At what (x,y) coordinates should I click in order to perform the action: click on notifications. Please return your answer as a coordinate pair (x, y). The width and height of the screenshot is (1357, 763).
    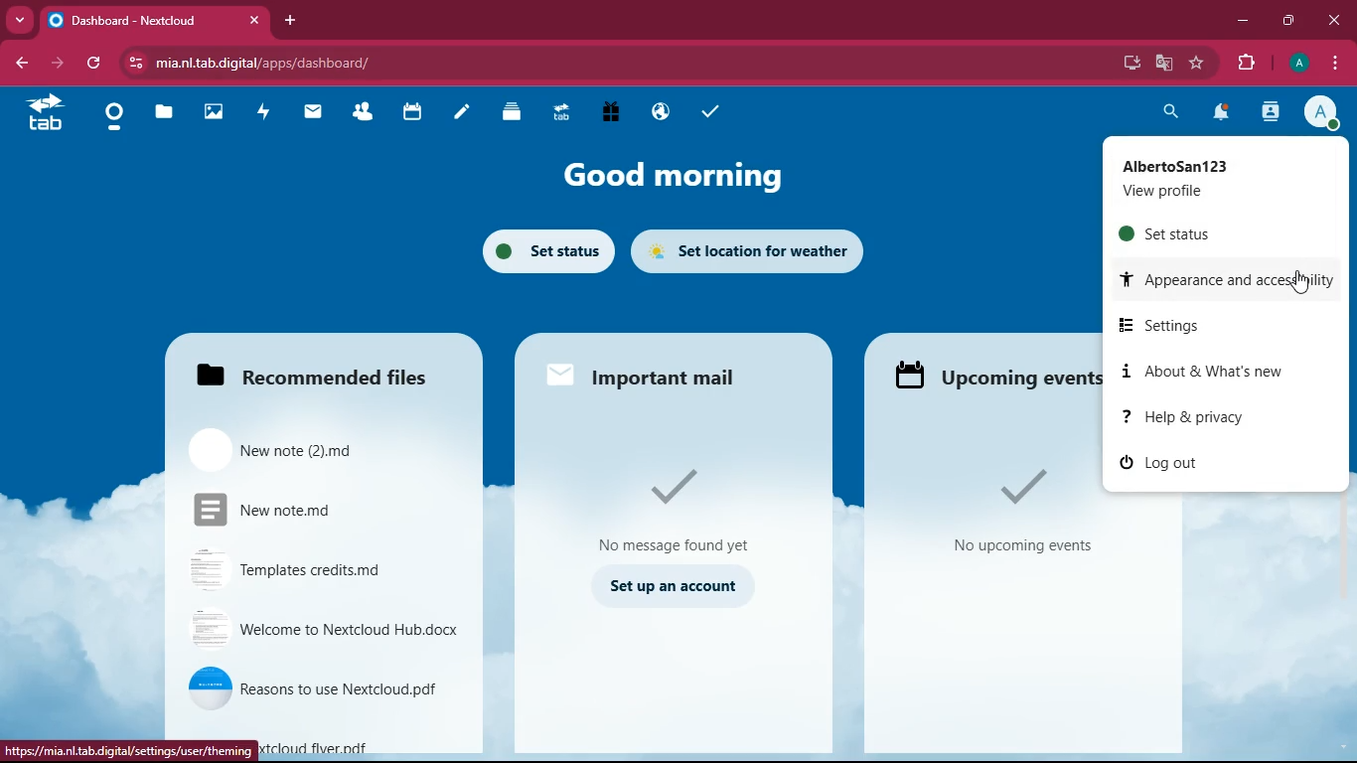
    Looking at the image, I should click on (1224, 113).